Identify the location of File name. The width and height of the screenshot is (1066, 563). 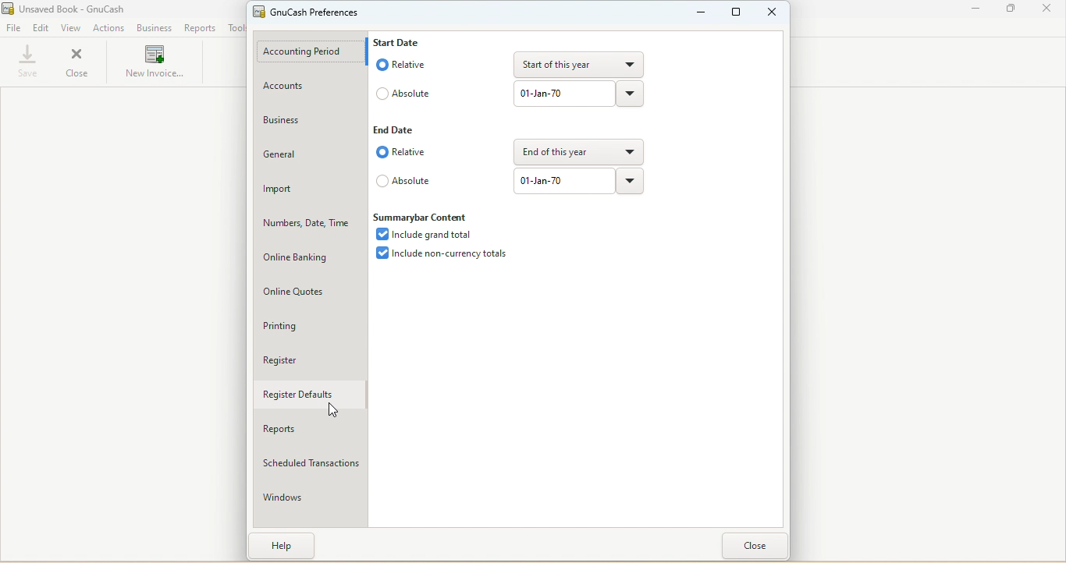
(80, 9).